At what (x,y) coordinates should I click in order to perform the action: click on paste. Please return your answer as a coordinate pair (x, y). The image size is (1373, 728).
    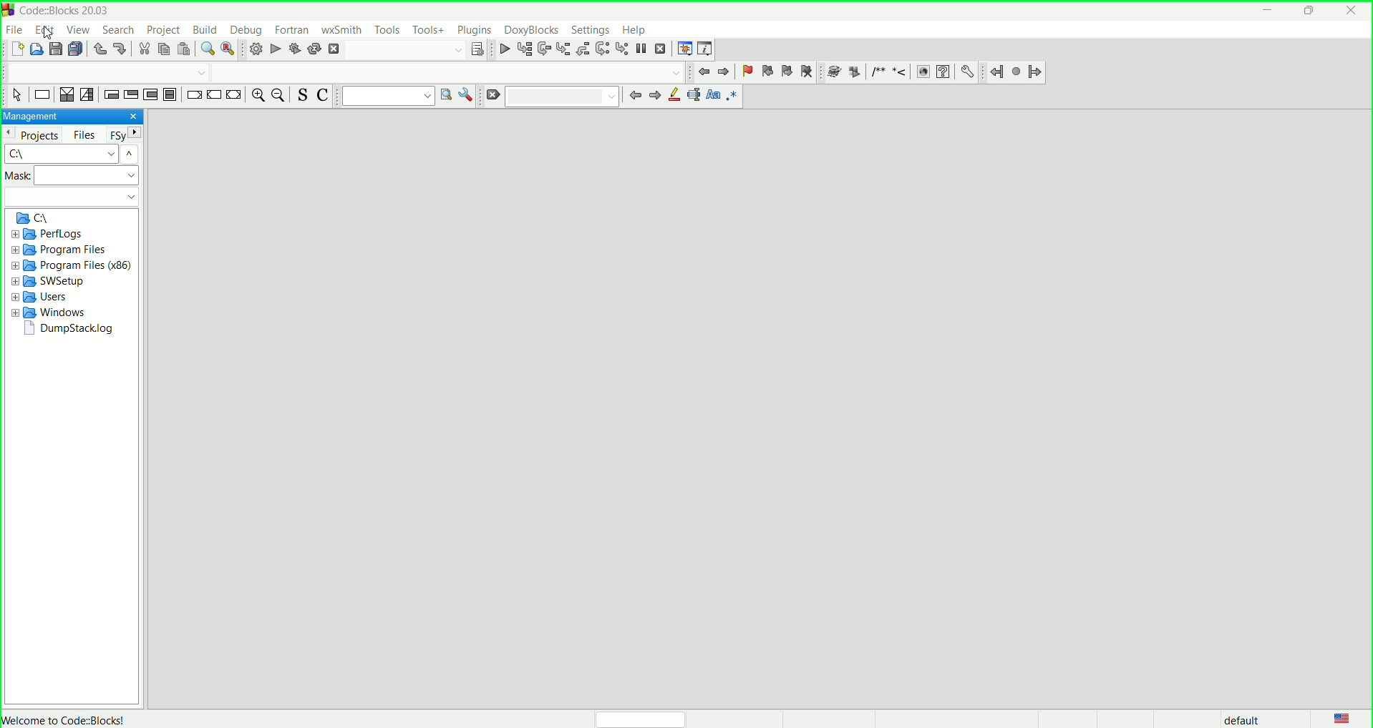
    Looking at the image, I should click on (186, 51).